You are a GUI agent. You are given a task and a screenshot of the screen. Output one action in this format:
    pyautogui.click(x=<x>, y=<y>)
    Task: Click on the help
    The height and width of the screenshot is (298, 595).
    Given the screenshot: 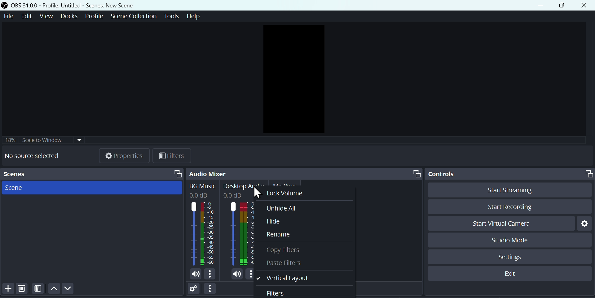 What is the action you would take?
    pyautogui.click(x=193, y=17)
    